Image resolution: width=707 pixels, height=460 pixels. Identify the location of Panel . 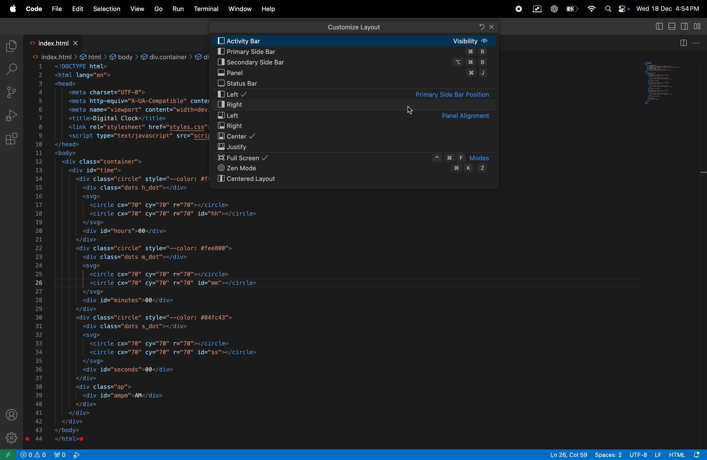
(353, 73).